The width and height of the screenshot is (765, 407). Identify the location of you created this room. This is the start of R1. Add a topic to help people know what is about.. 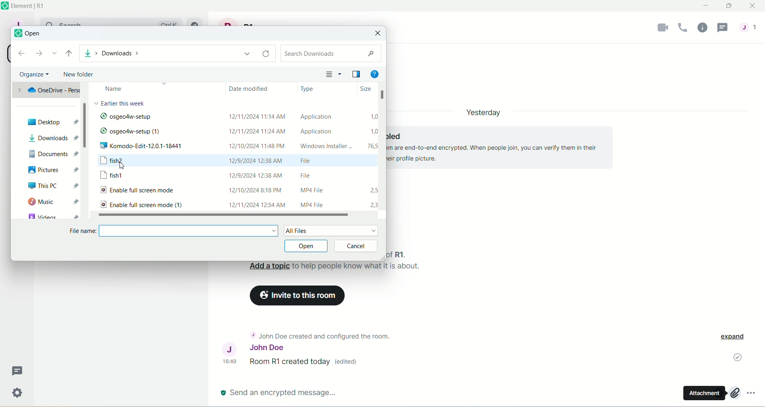
(338, 263).